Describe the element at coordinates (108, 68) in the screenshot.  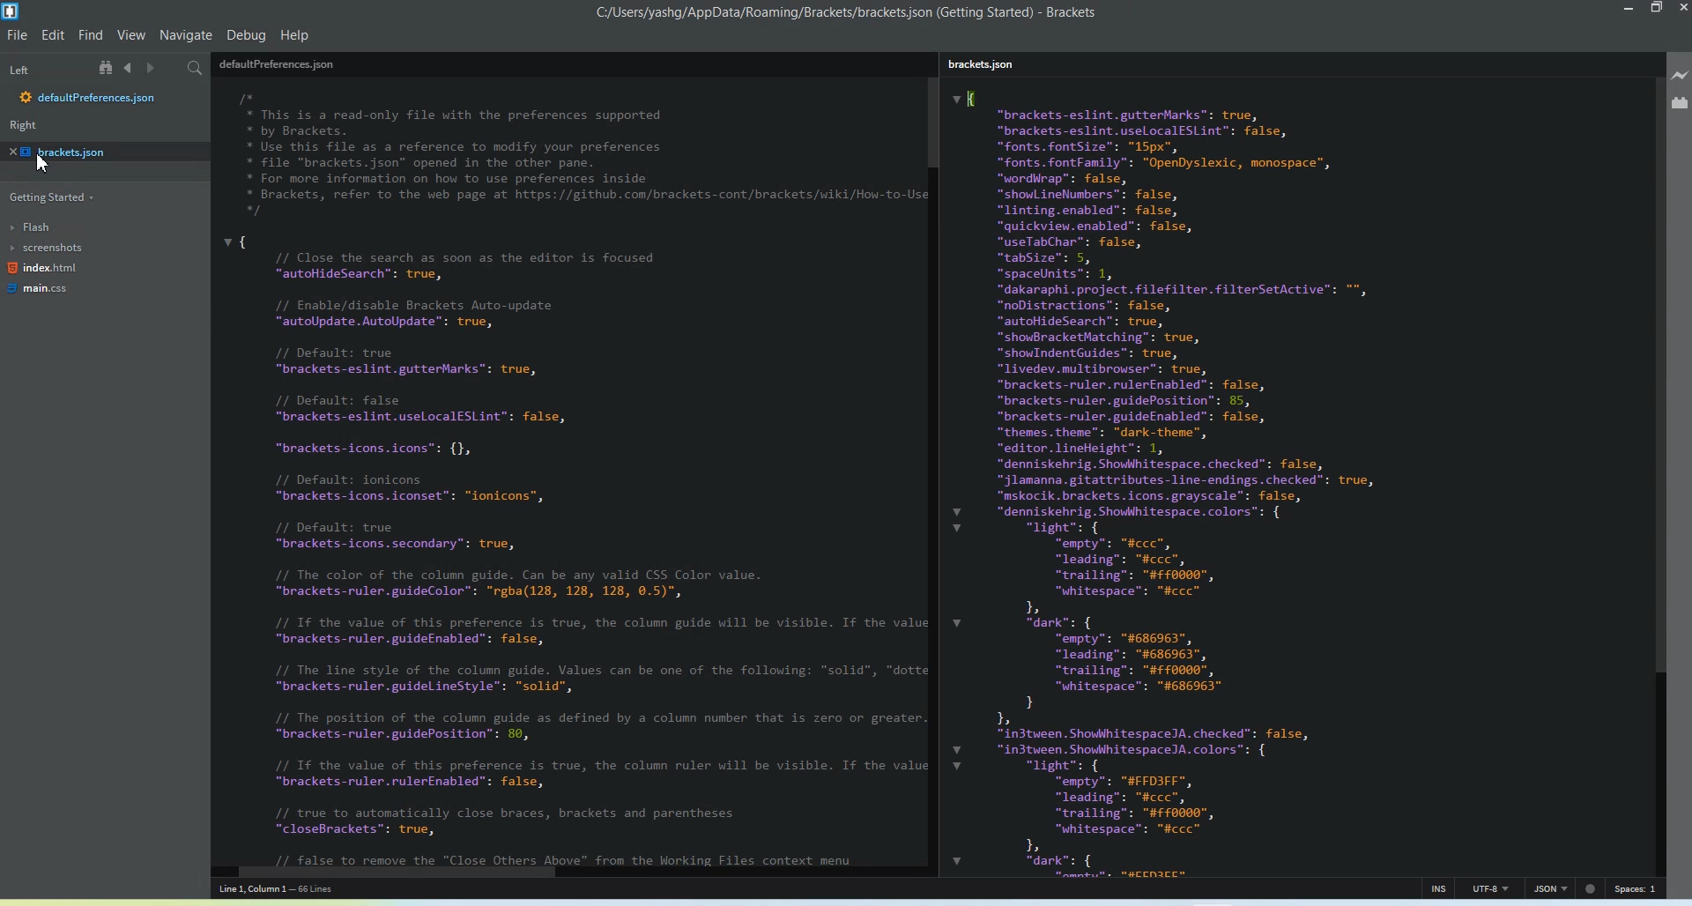
I see `Show in file tree` at that location.